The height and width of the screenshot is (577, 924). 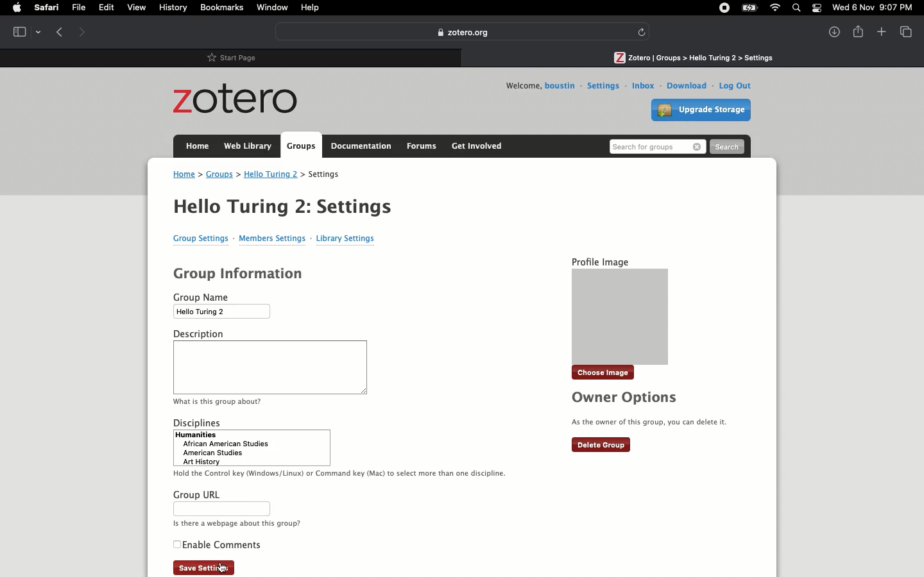 What do you see at coordinates (263, 174) in the screenshot?
I see `Address` at bounding box center [263, 174].